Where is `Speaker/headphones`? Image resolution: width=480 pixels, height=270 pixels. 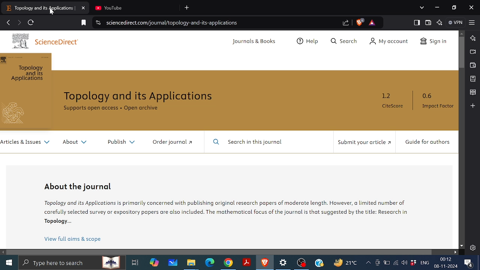 Speaker/headphones is located at coordinates (404, 262).